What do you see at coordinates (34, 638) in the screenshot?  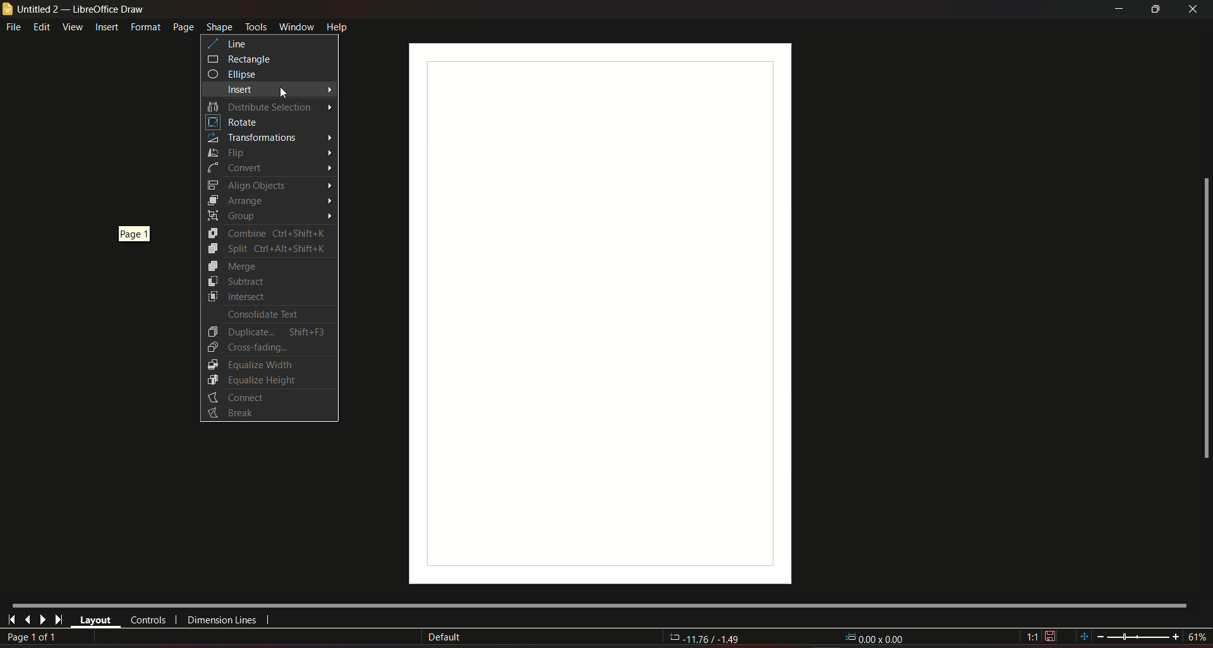 I see `page 1 of 1` at bounding box center [34, 638].